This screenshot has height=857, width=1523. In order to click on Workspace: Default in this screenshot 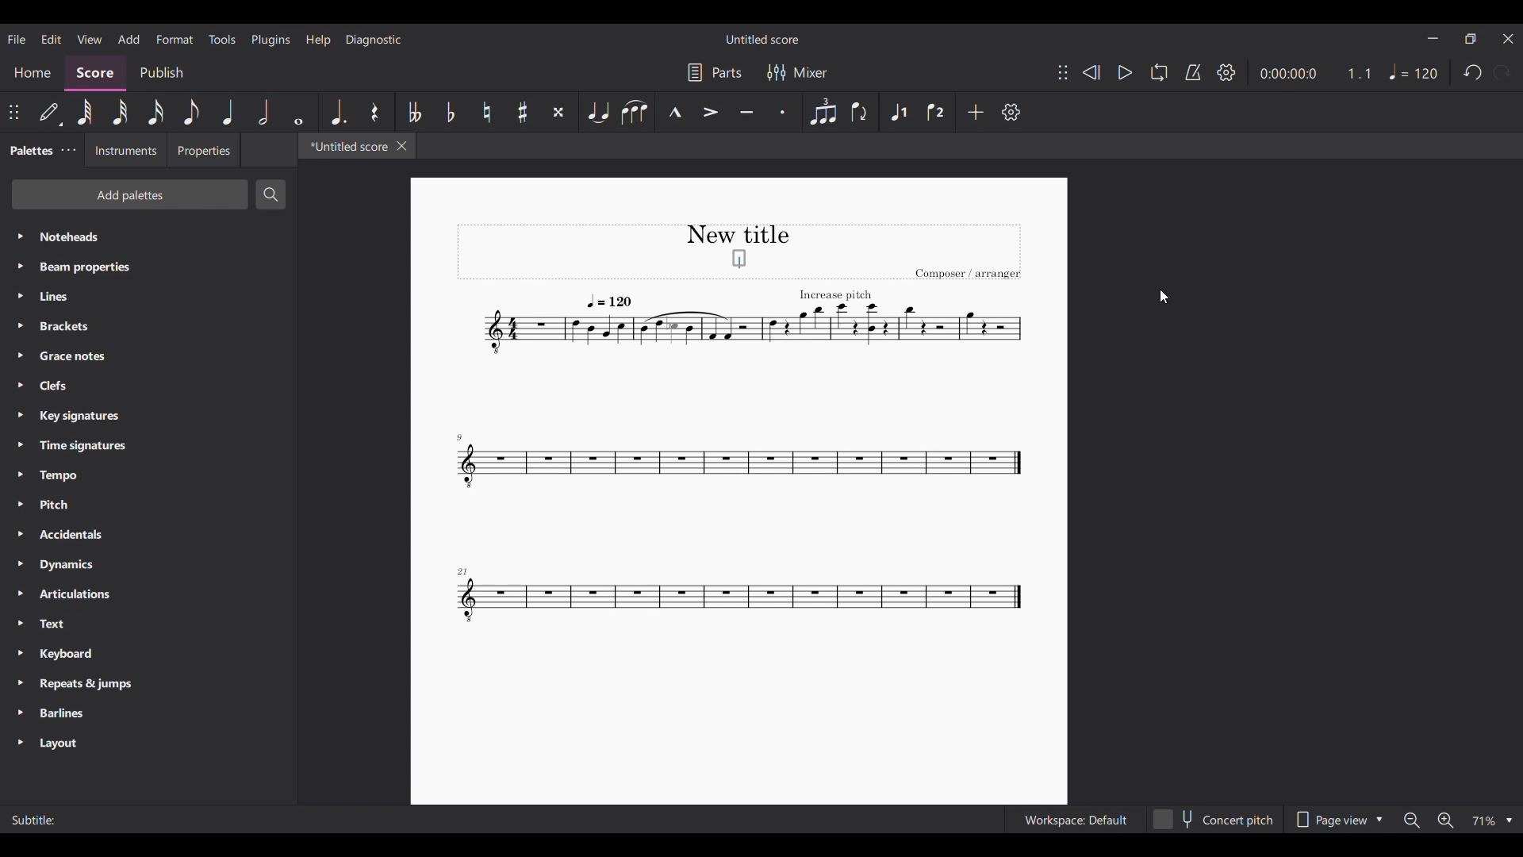, I will do `click(1075, 819)`.